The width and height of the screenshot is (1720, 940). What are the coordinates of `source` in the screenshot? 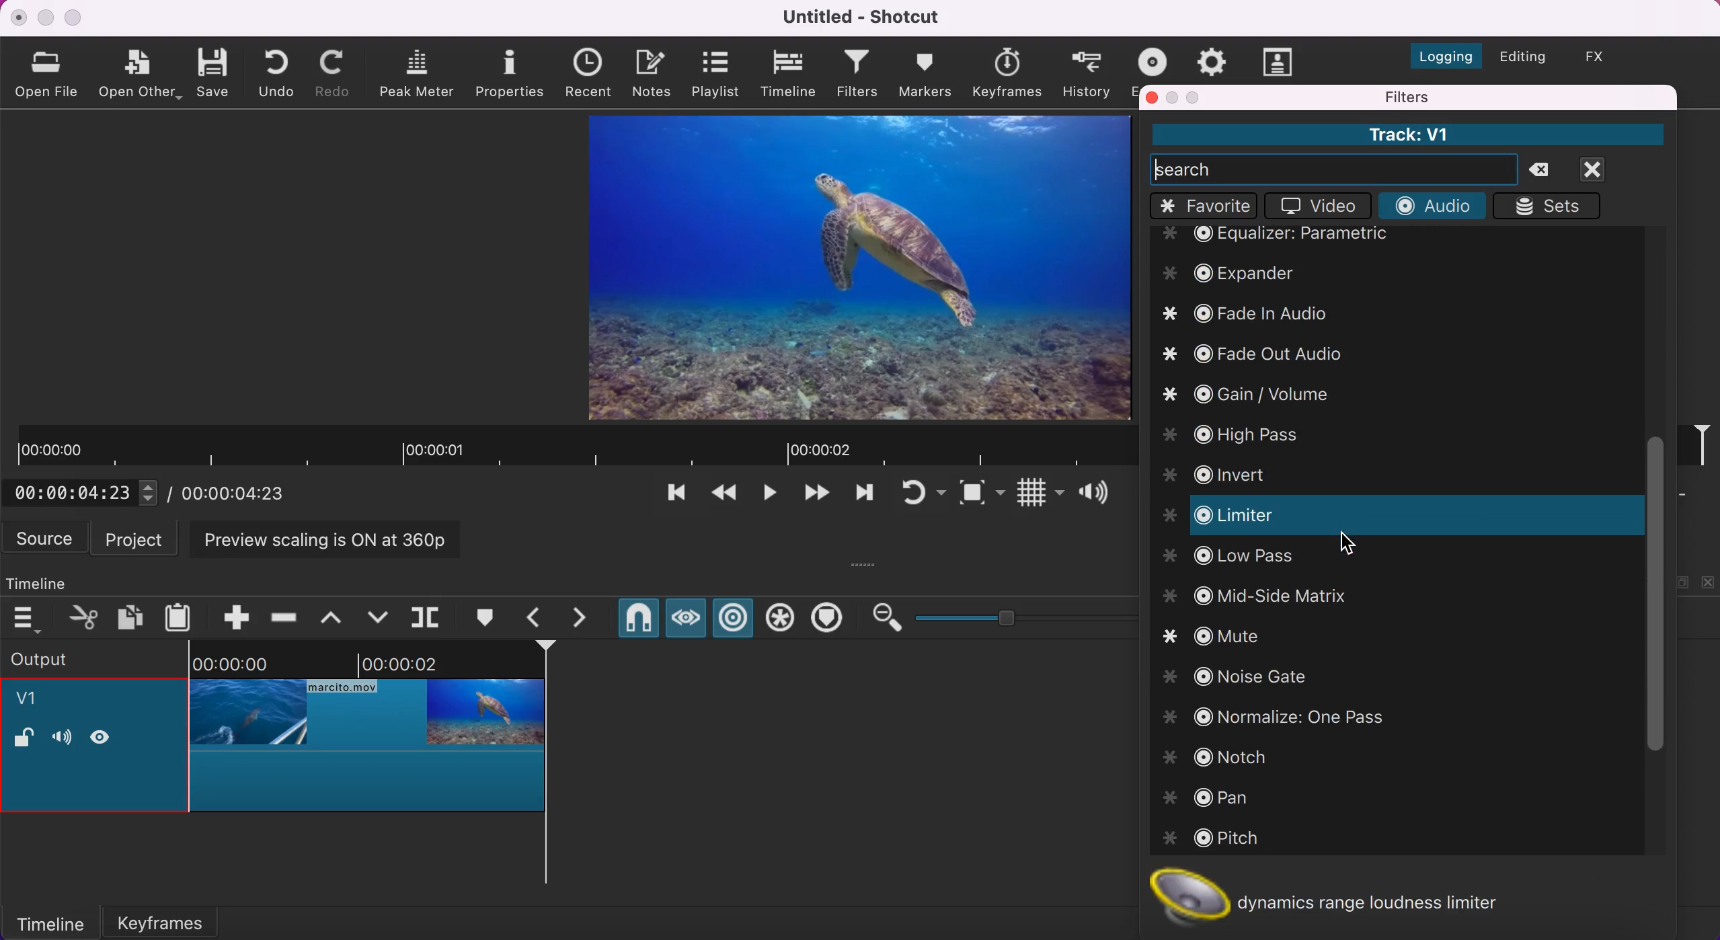 It's located at (46, 538).